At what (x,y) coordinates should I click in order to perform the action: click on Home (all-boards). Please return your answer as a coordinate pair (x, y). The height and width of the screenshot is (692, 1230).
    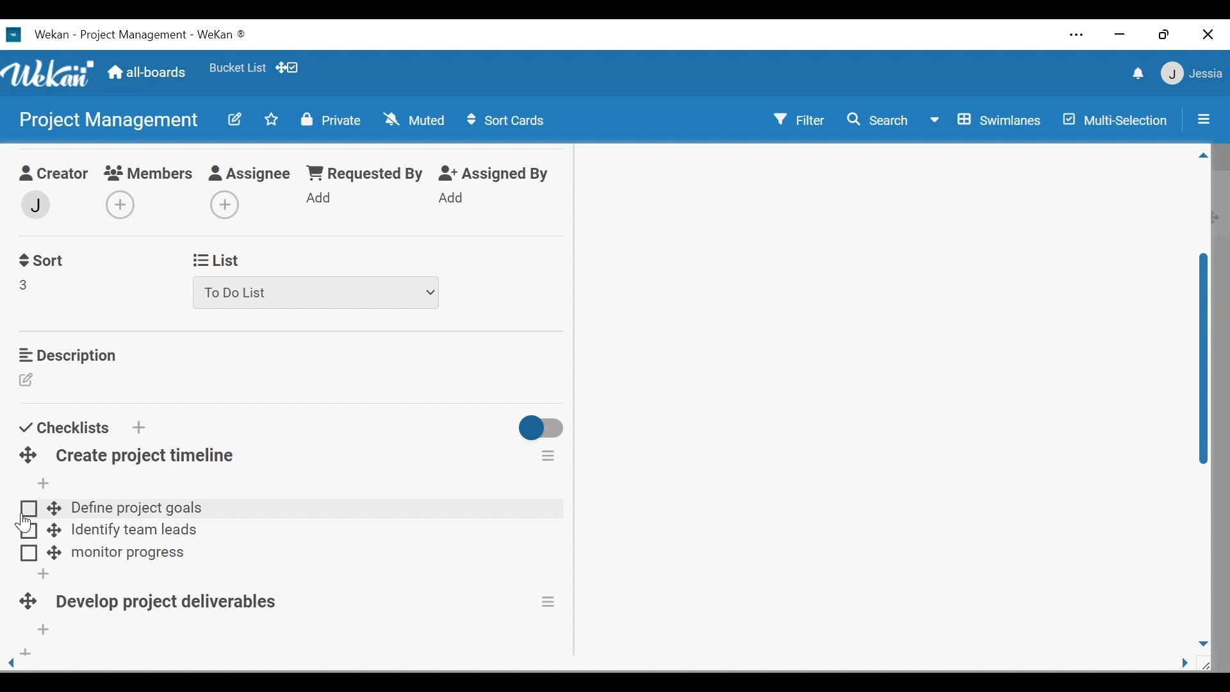
    Looking at the image, I should click on (149, 74).